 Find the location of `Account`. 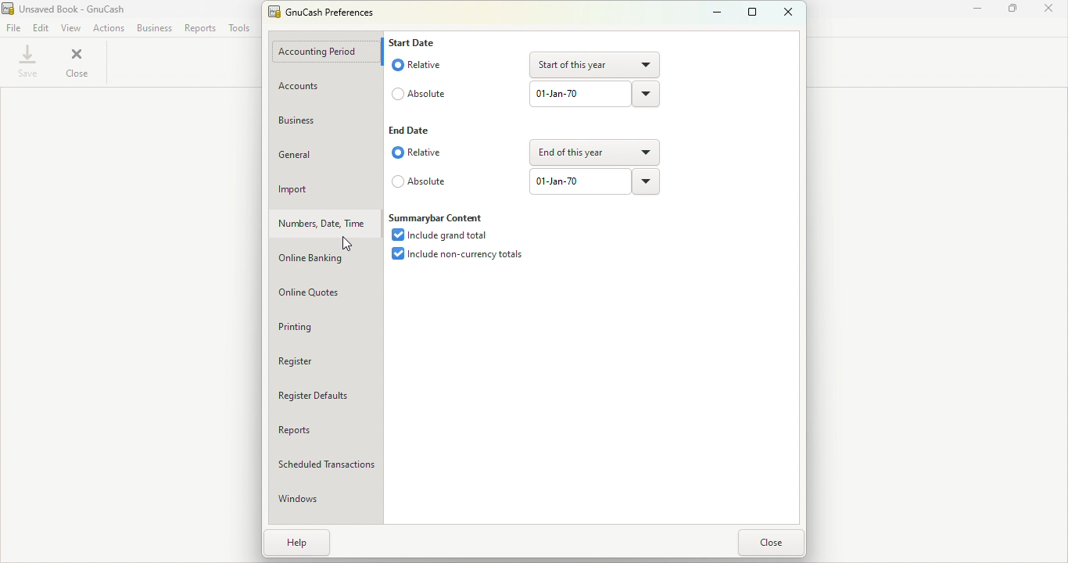

Account is located at coordinates (327, 87).